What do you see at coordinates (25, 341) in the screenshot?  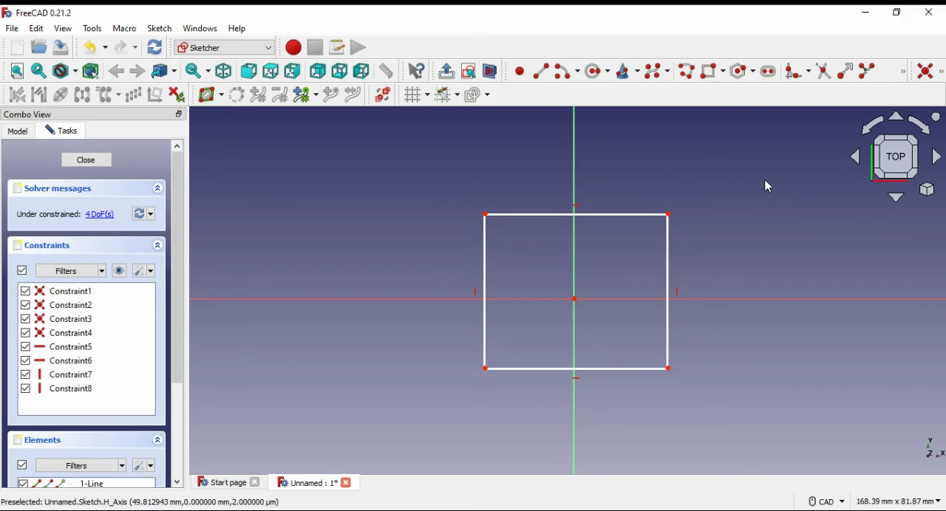 I see `checkbox` at bounding box center [25, 341].